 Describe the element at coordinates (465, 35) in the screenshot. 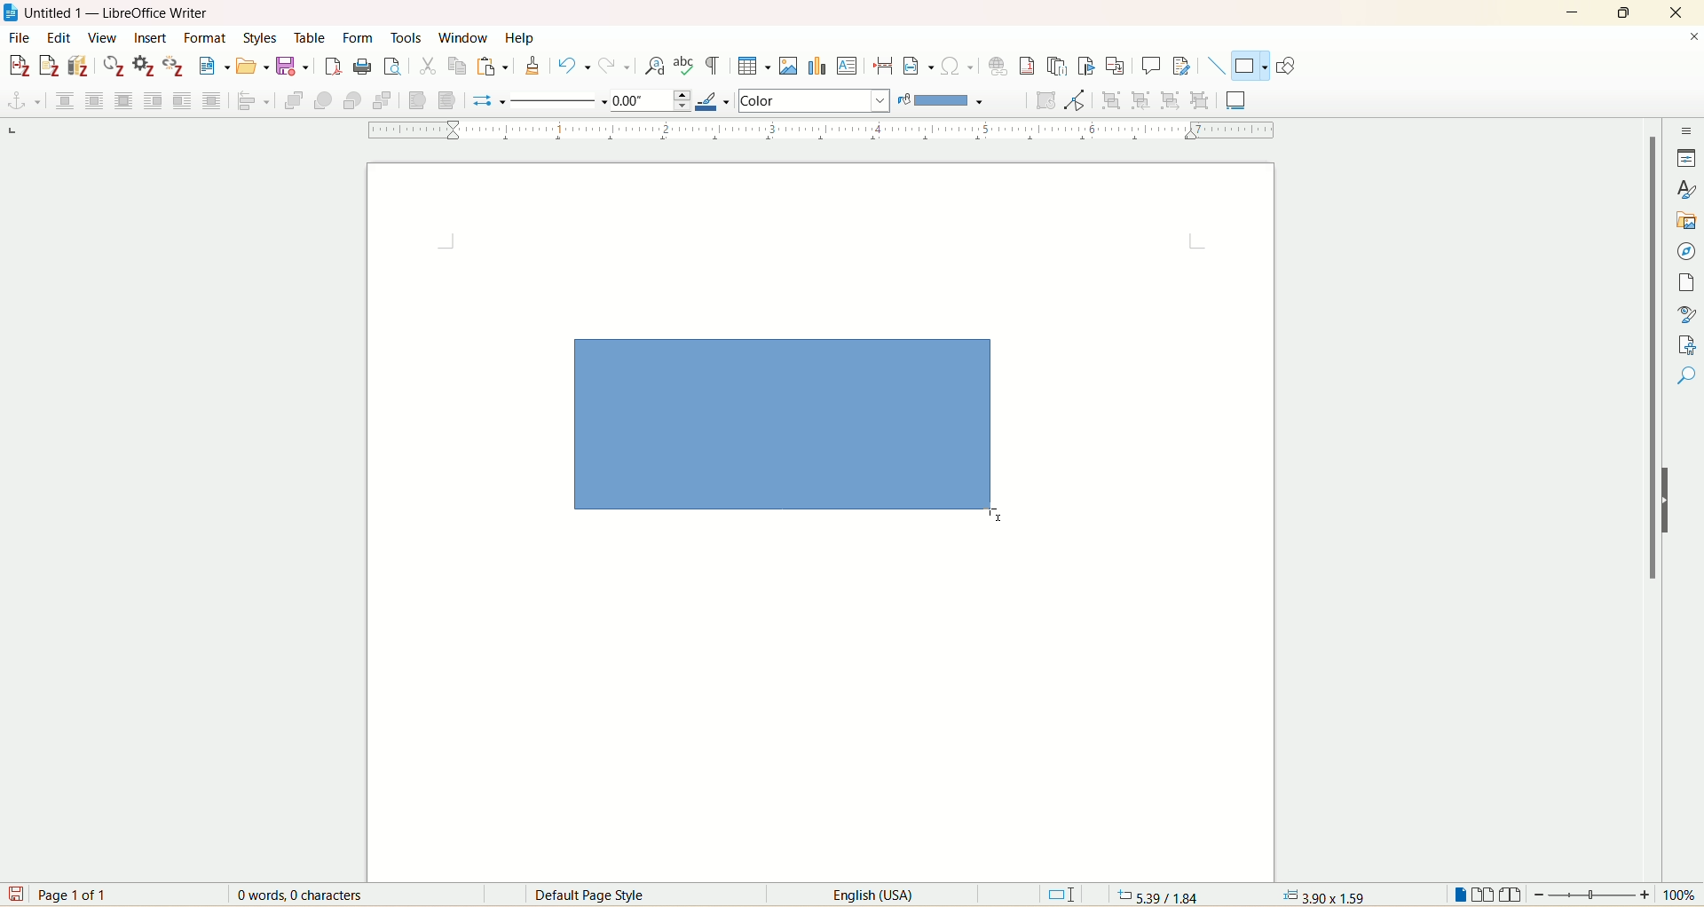

I see `window` at that location.